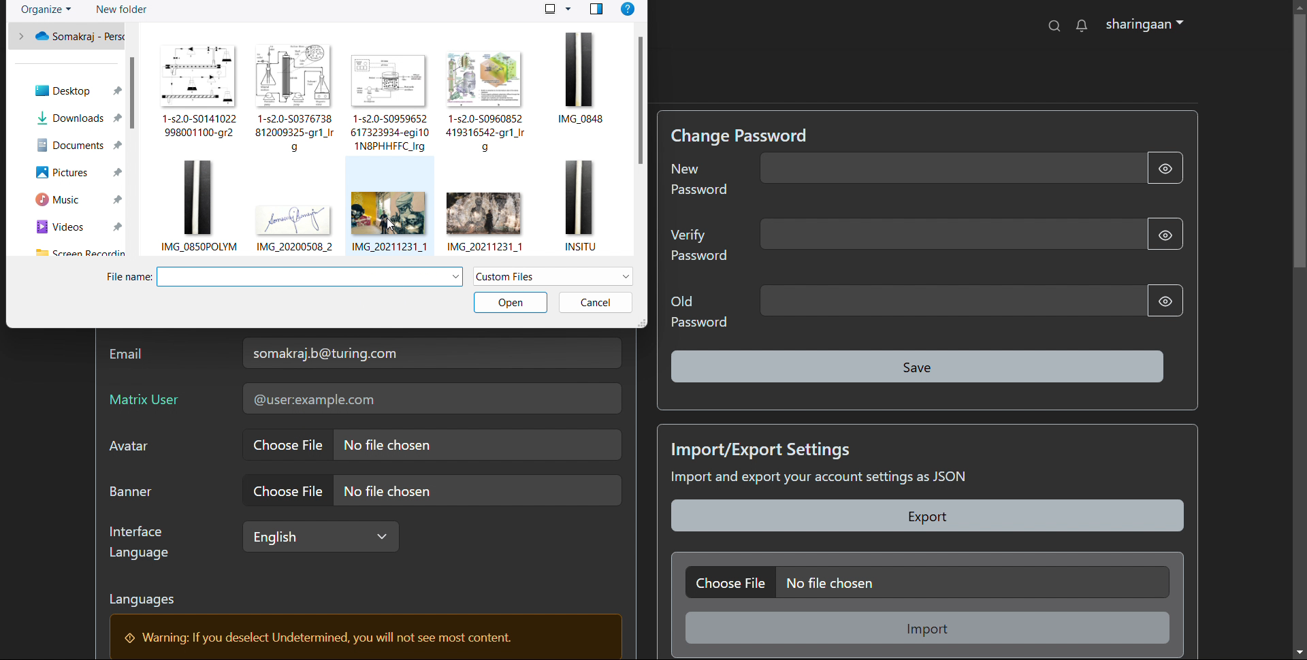 The image size is (1307, 660). I want to click on Change Password, so click(743, 135).